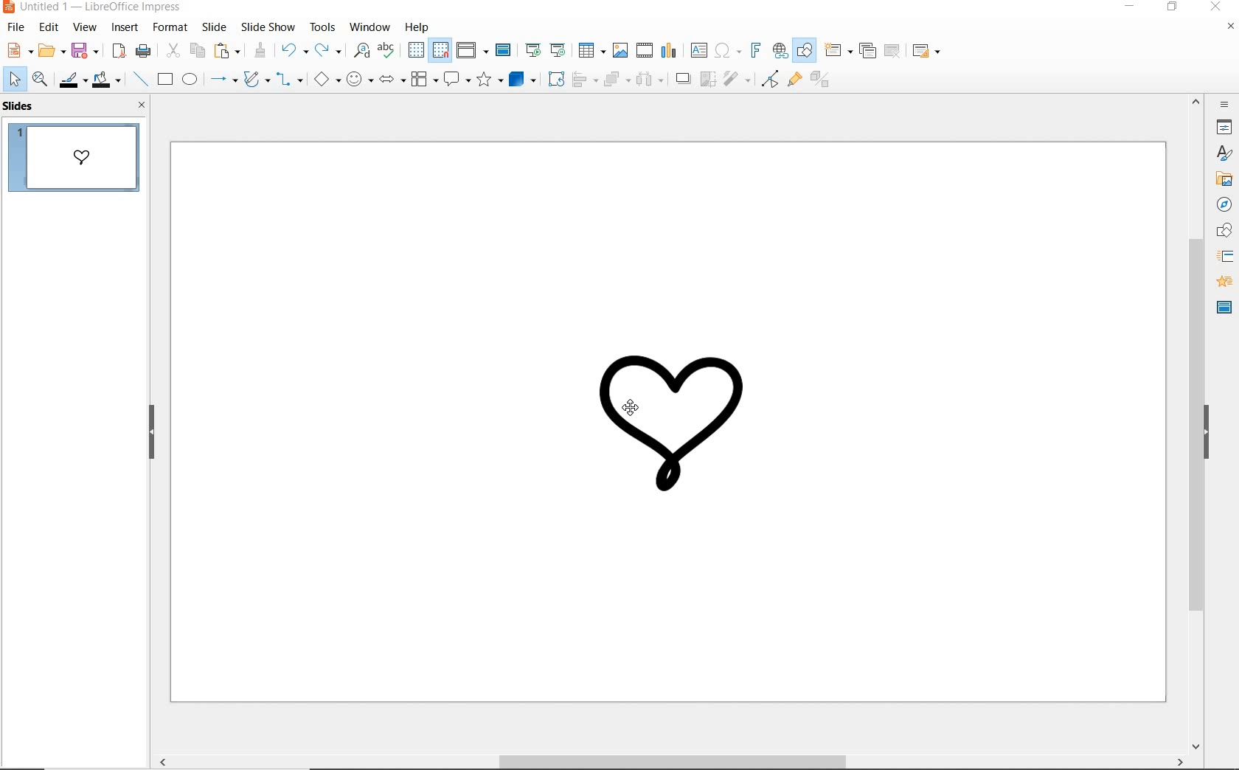 The height and width of the screenshot is (770, 1239). What do you see at coordinates (86, 28) in the screenshot?
I see `view` at bounding box center [86, 28].